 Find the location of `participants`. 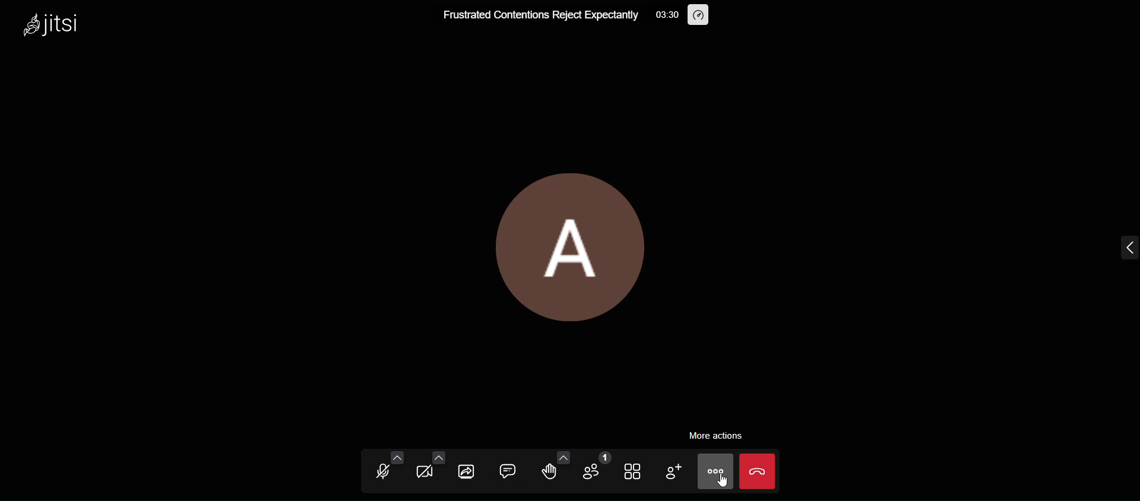

participants is located at coordinates (594, 465).